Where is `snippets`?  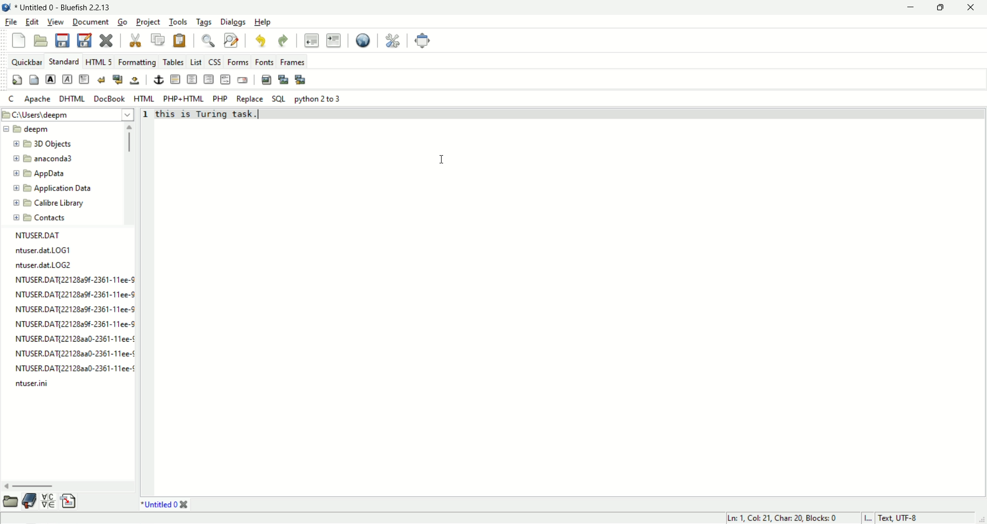
snippets is located at coordinates (69, 503).